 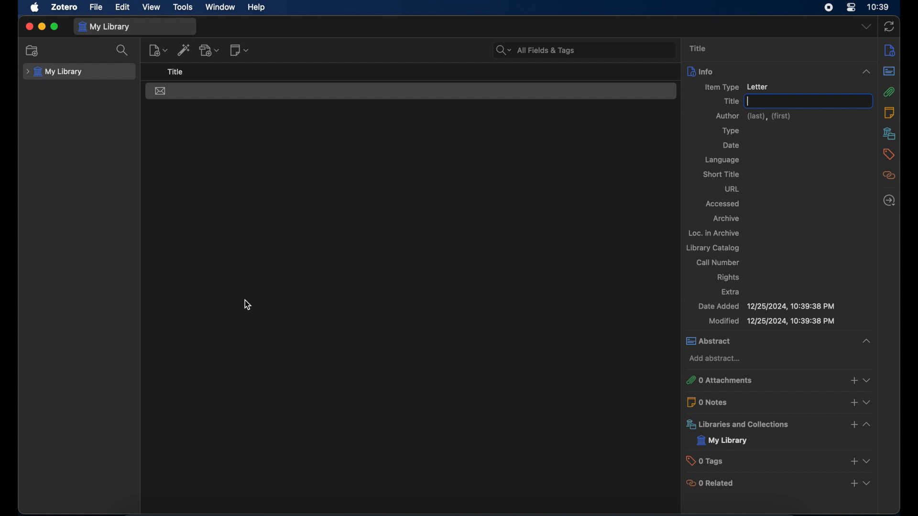 I want to click on add, so click(x=853, y=425).